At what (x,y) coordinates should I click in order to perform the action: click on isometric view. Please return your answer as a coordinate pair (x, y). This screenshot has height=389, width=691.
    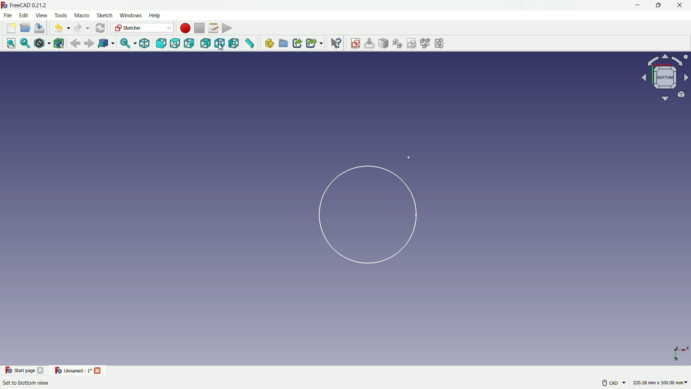
    Looking at the image, I should click on (146, 44).